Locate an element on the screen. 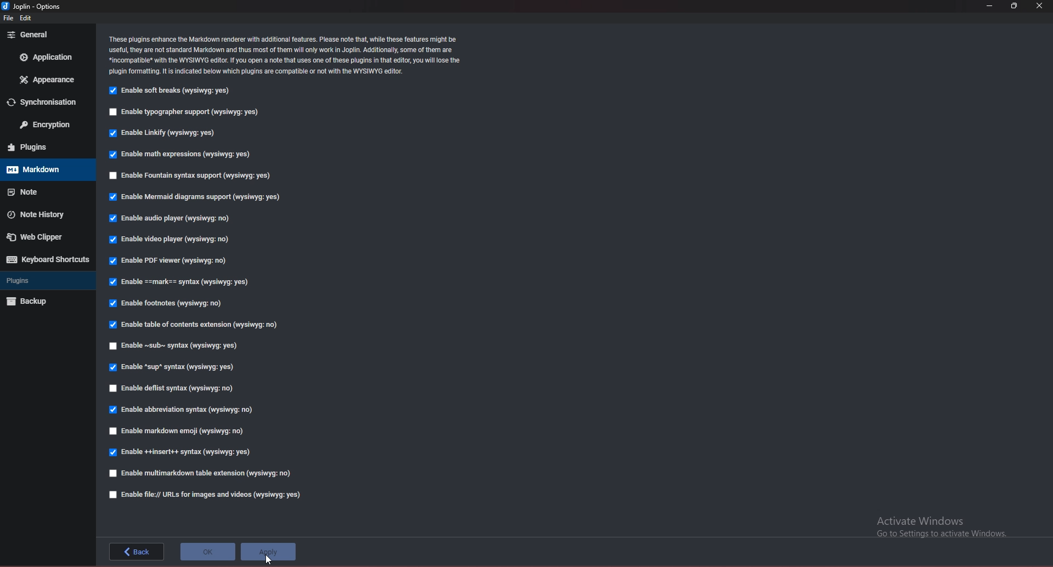 The width and height of the screenshot is (1053, 567). enable mark syntax is located at coordinates (184, 282).